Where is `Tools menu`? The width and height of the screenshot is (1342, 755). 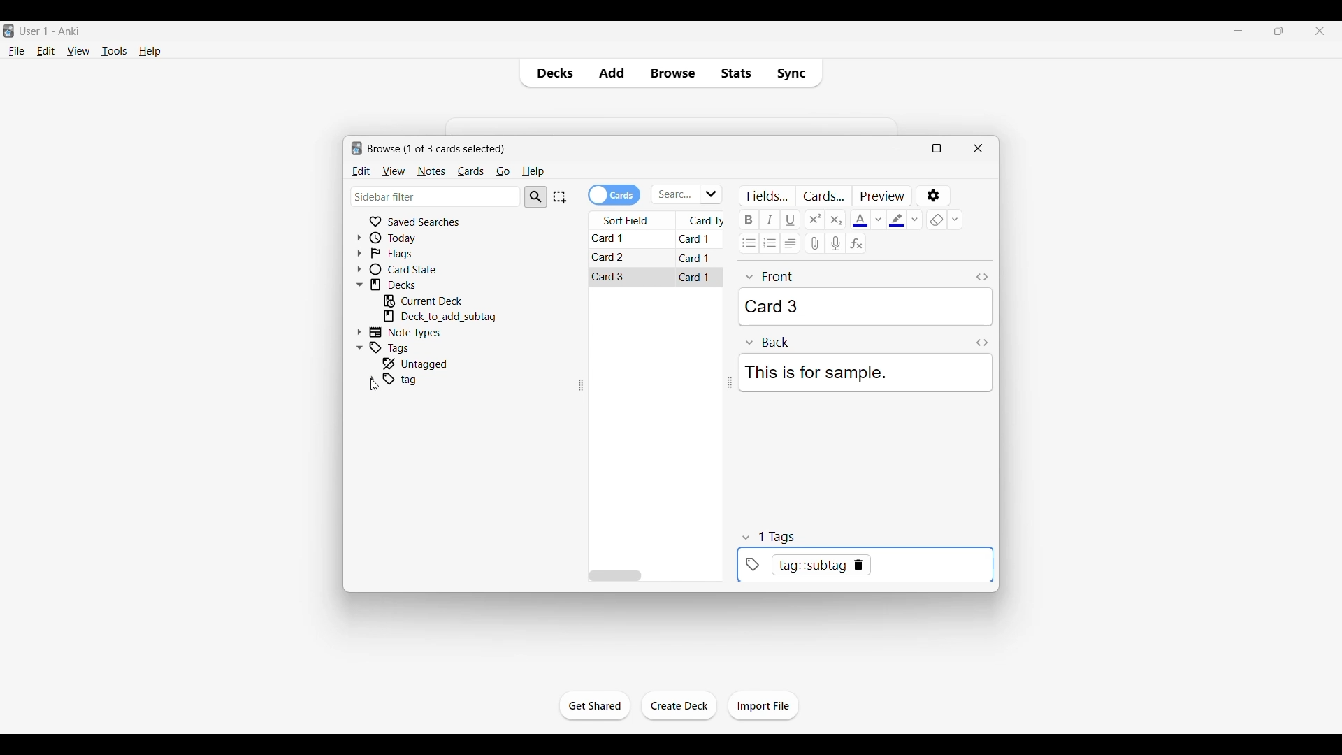 Tools menu is located at coordinates (115, 51).